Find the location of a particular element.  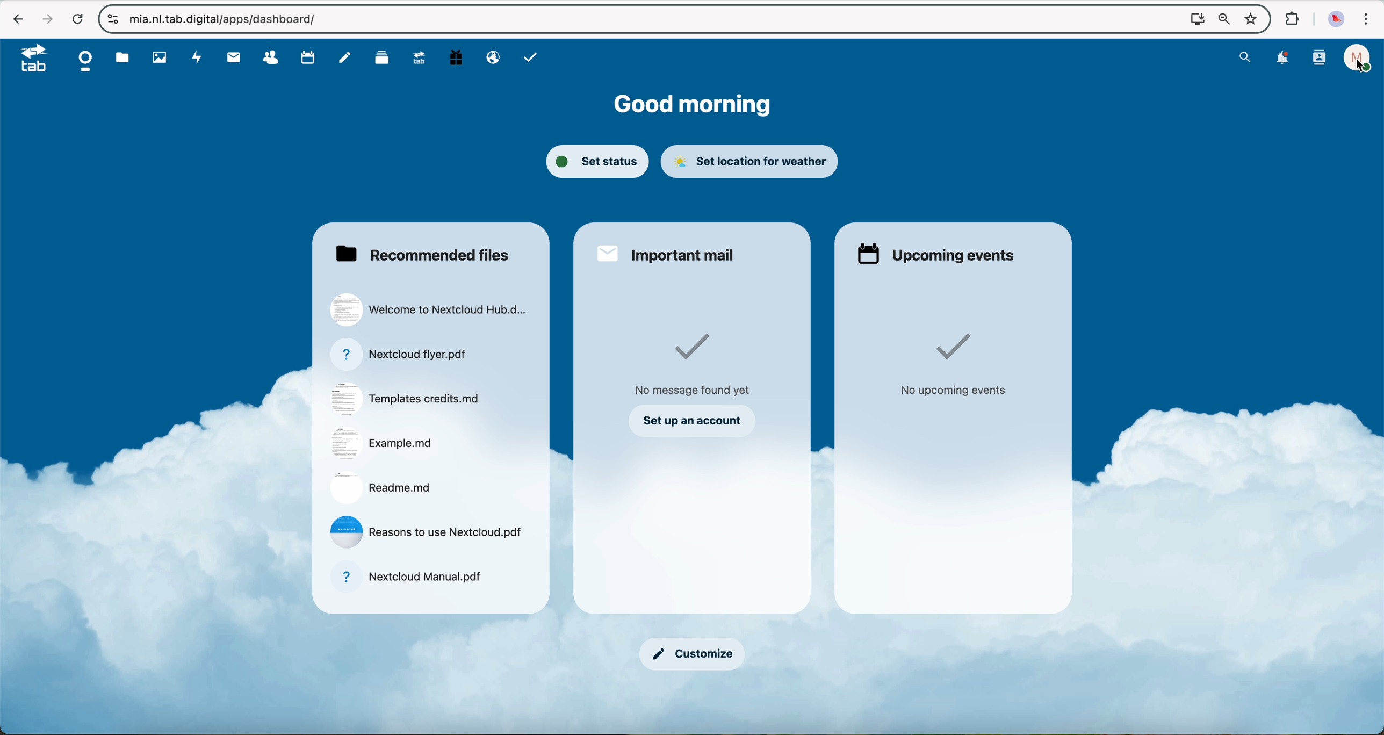

dashboard is located at coordinates (86, 61).